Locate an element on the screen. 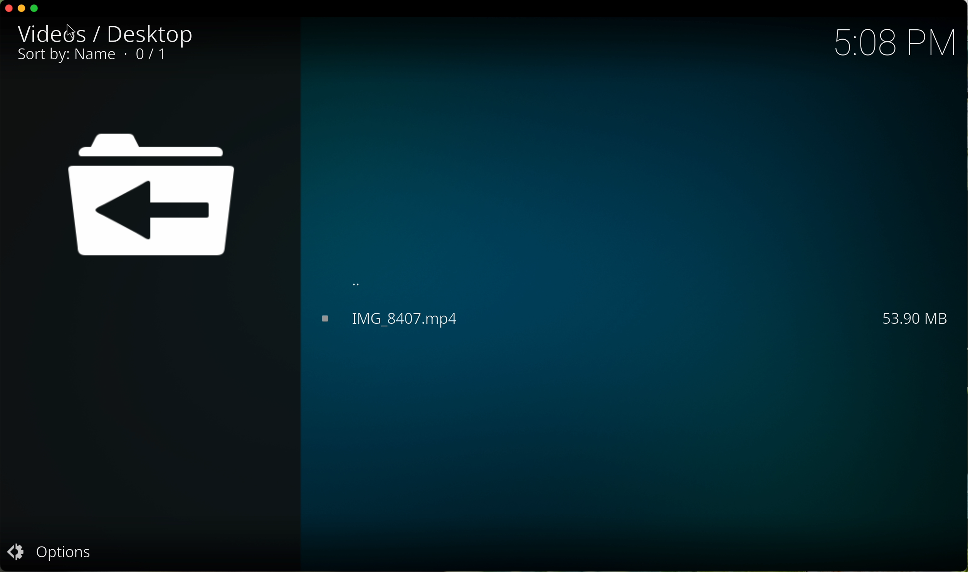  sort by: name 1/4 is located at coordinates (97, 56).